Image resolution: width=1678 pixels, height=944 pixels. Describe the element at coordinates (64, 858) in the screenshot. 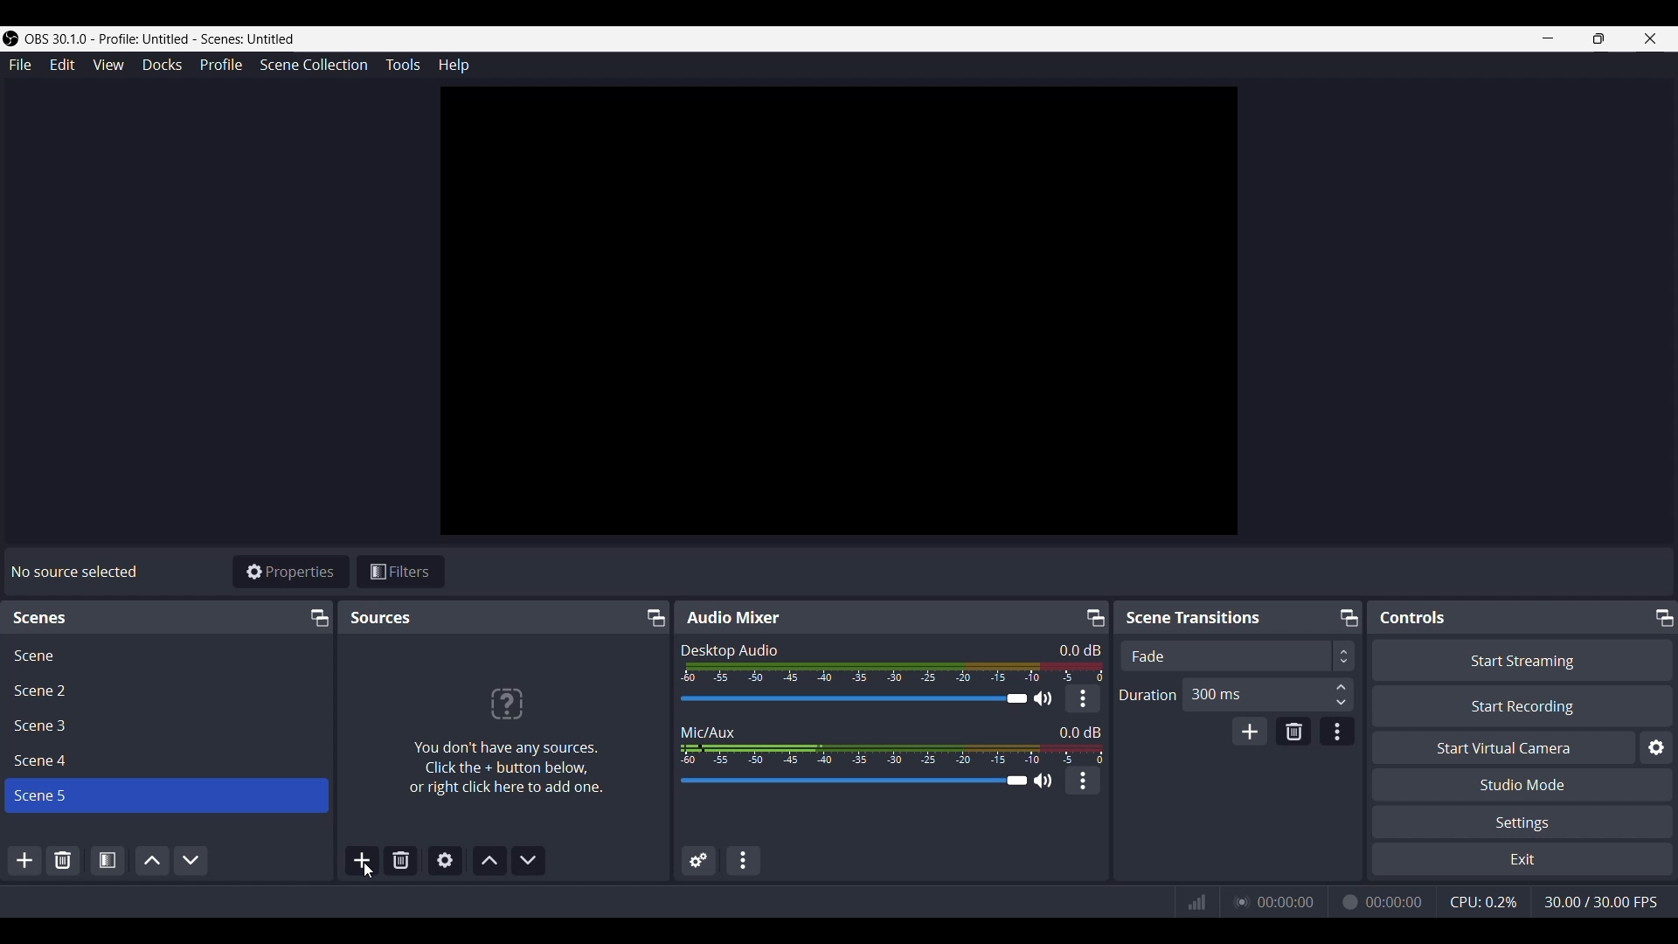

I see `Remove Selected Scene` at that location.